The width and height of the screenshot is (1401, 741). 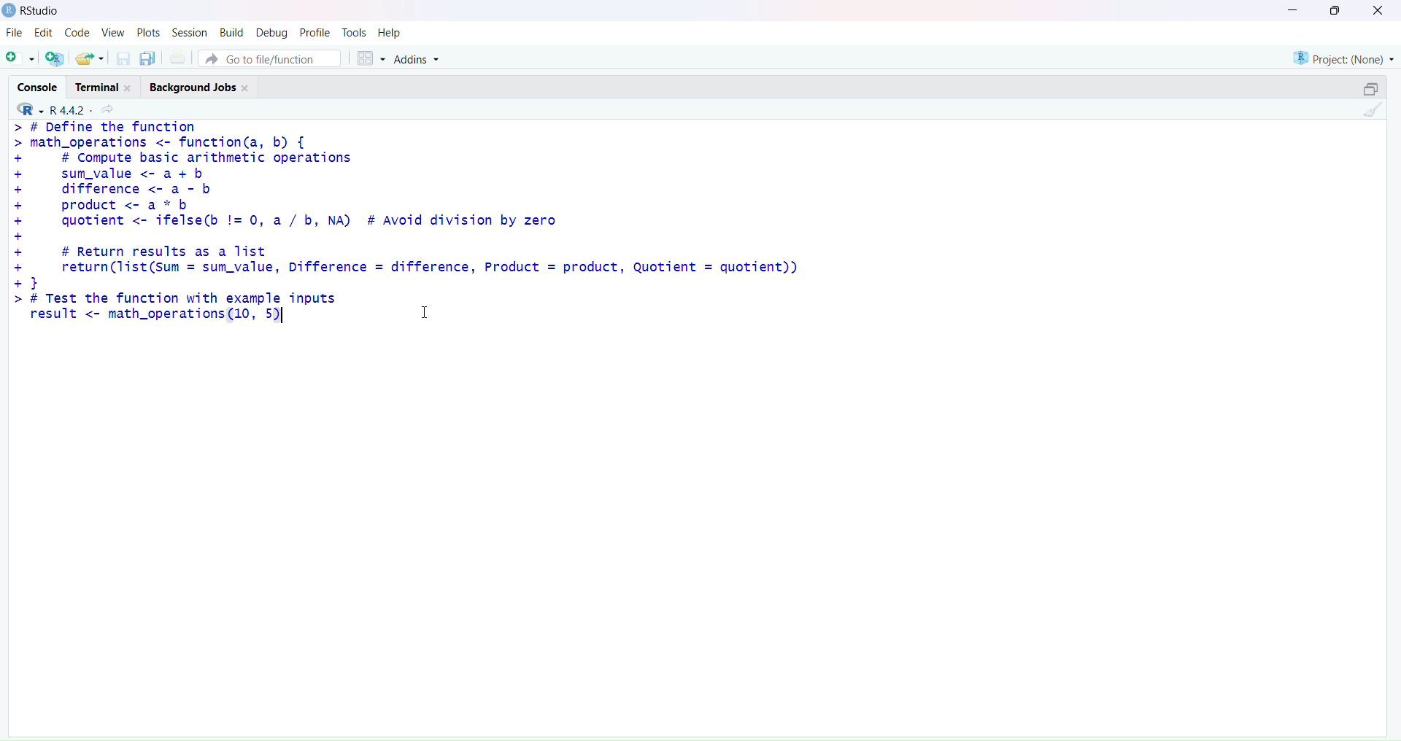 I want to click on Go to file/function, so click(x=271, y=58).